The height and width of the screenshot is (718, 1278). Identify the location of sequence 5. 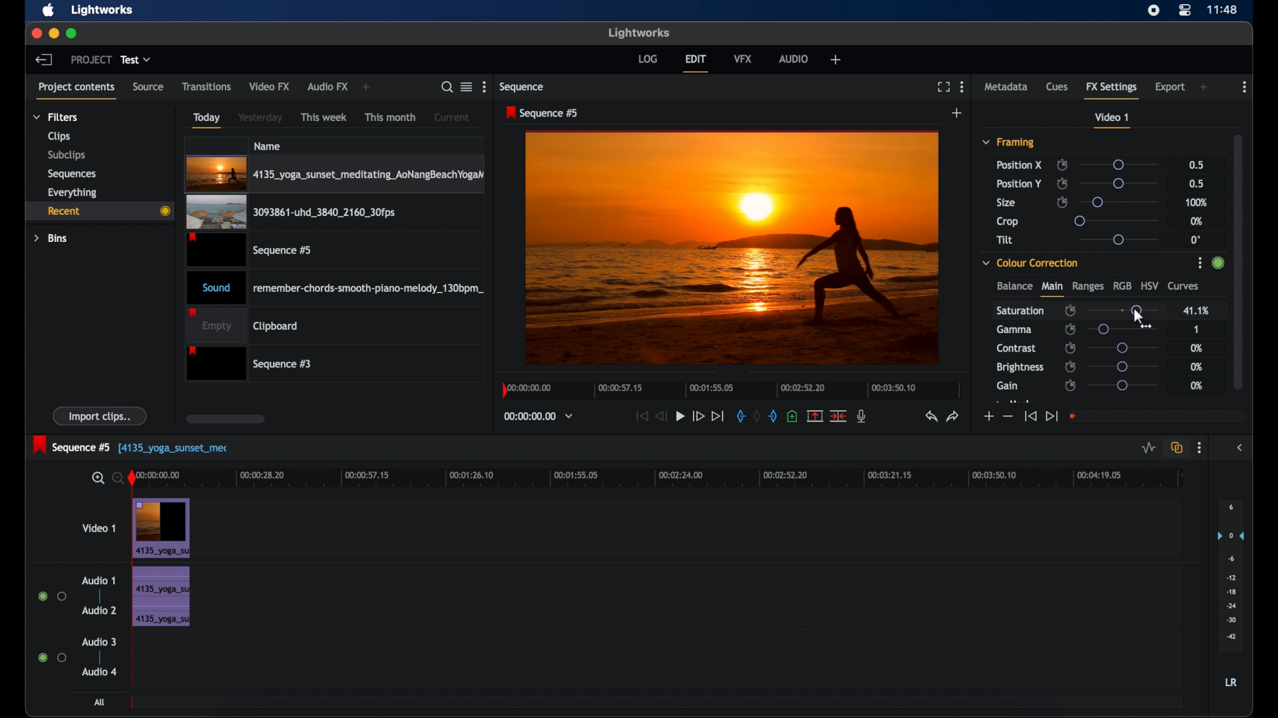
(542, 114).